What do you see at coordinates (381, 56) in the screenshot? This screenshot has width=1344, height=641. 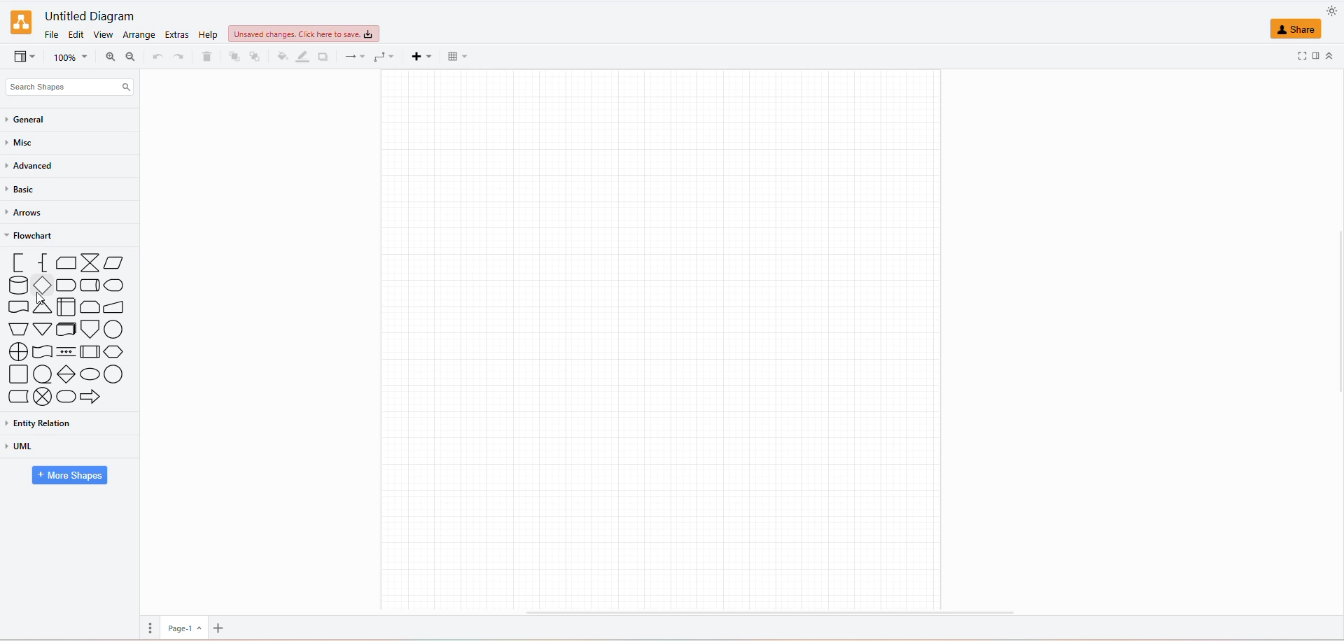 I see `WAYPOINTS` at bounding box center [381, 56].